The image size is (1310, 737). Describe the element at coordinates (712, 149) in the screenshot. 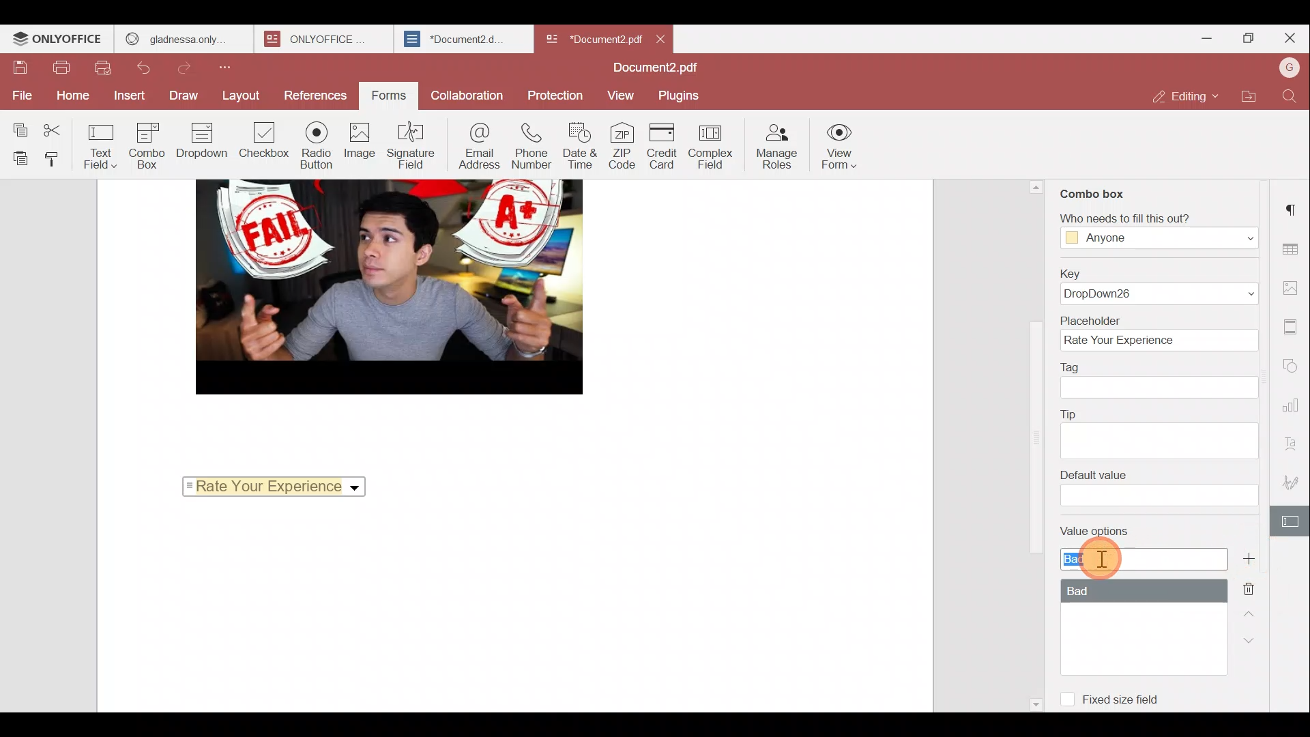

I see `Complex field` at that location.